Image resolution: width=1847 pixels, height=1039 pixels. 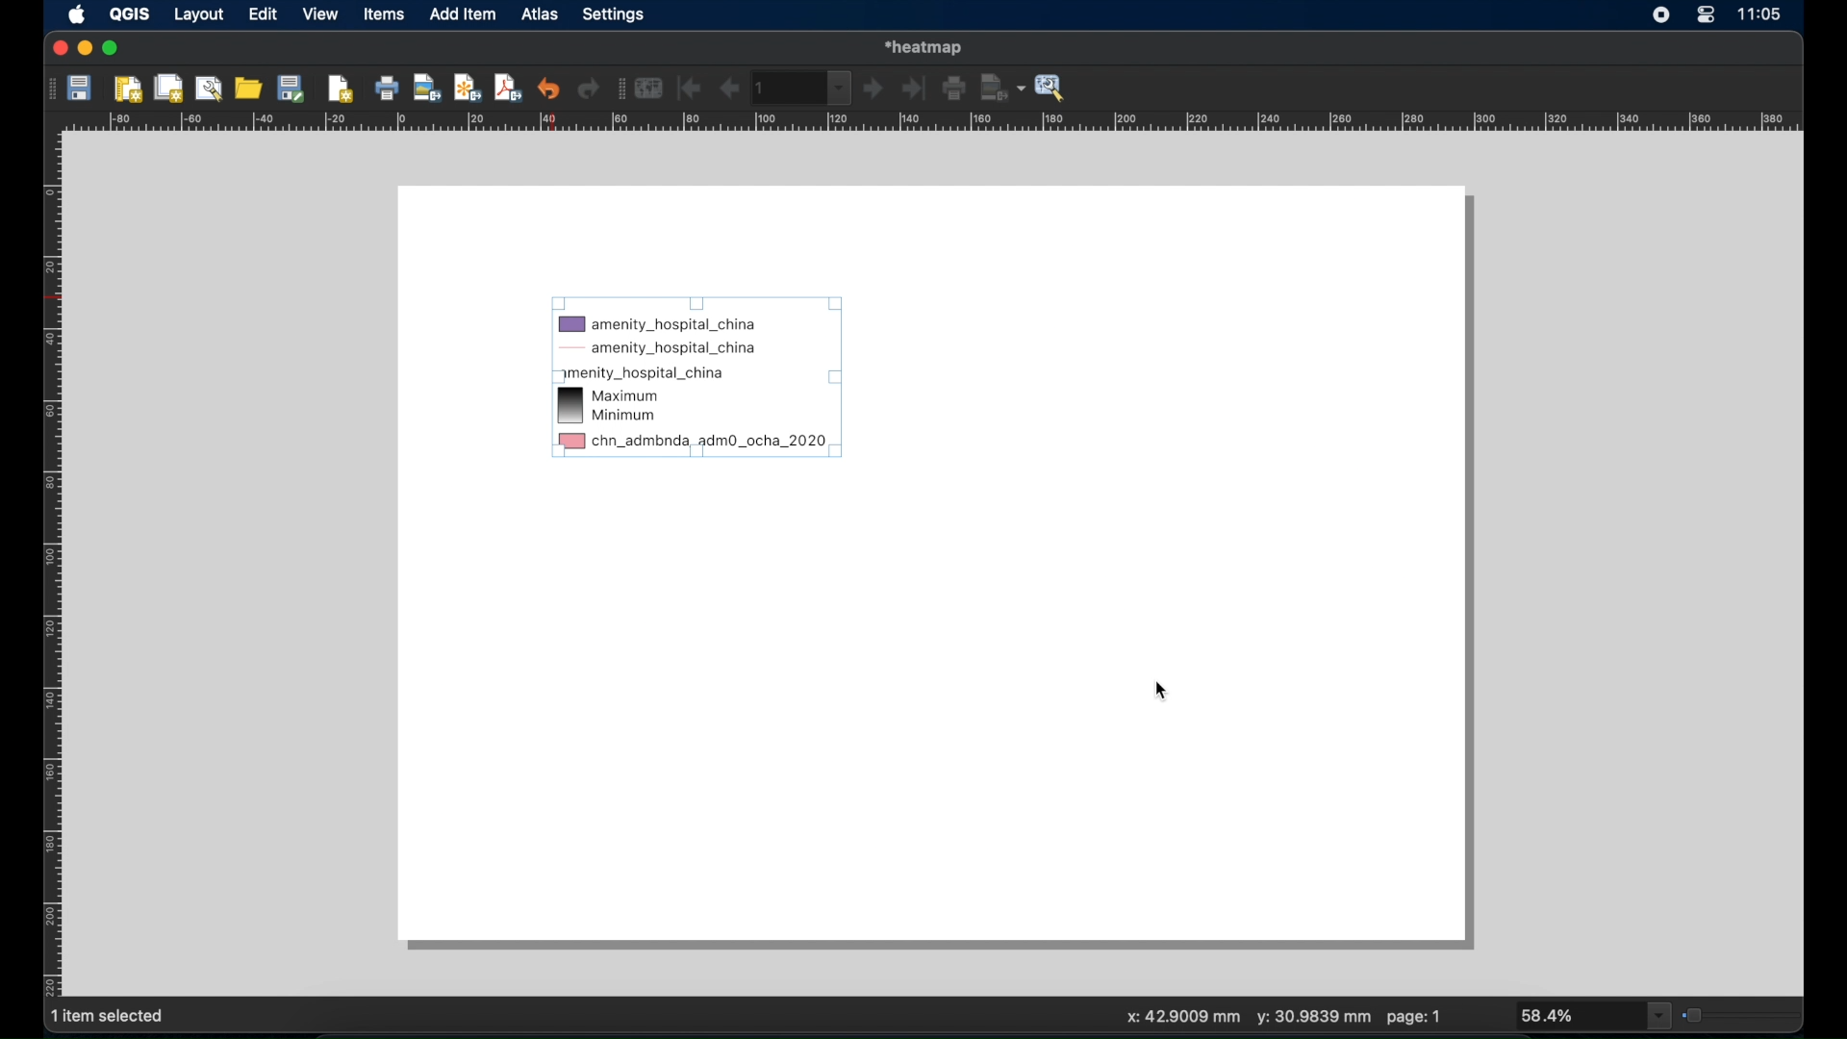 What do you see at coordinates (211, 89) in the screenshot?
I see `layout manager` at bounding box center [211, 89].